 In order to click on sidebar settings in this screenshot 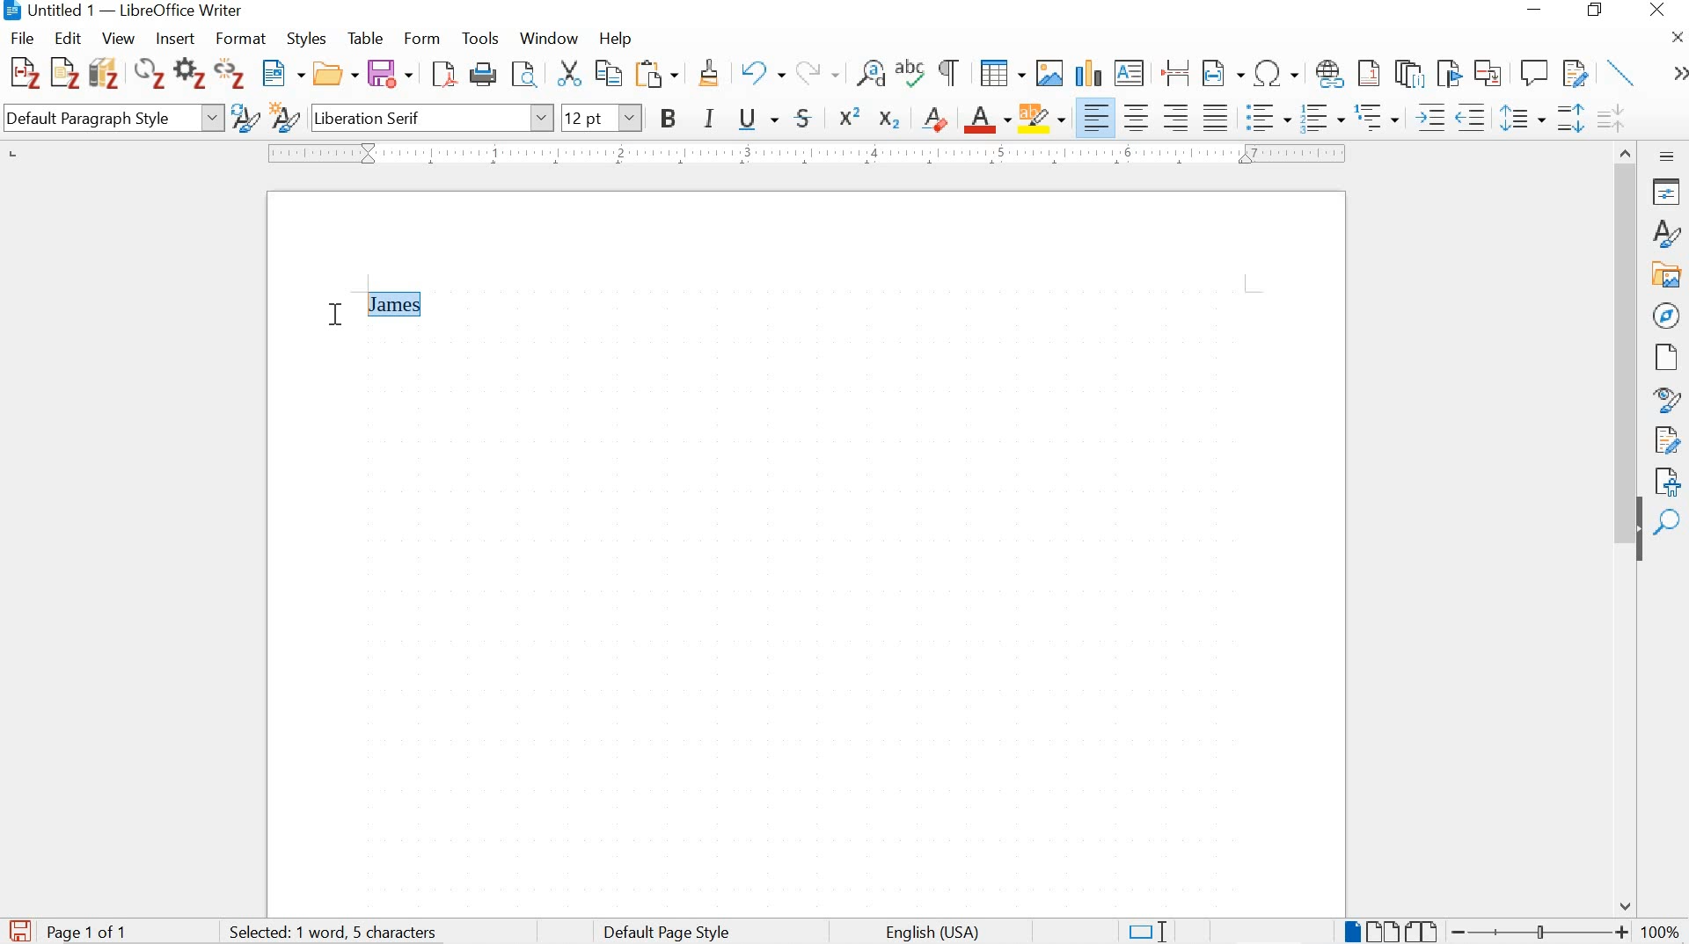, I will do `click(1668, 156)`.